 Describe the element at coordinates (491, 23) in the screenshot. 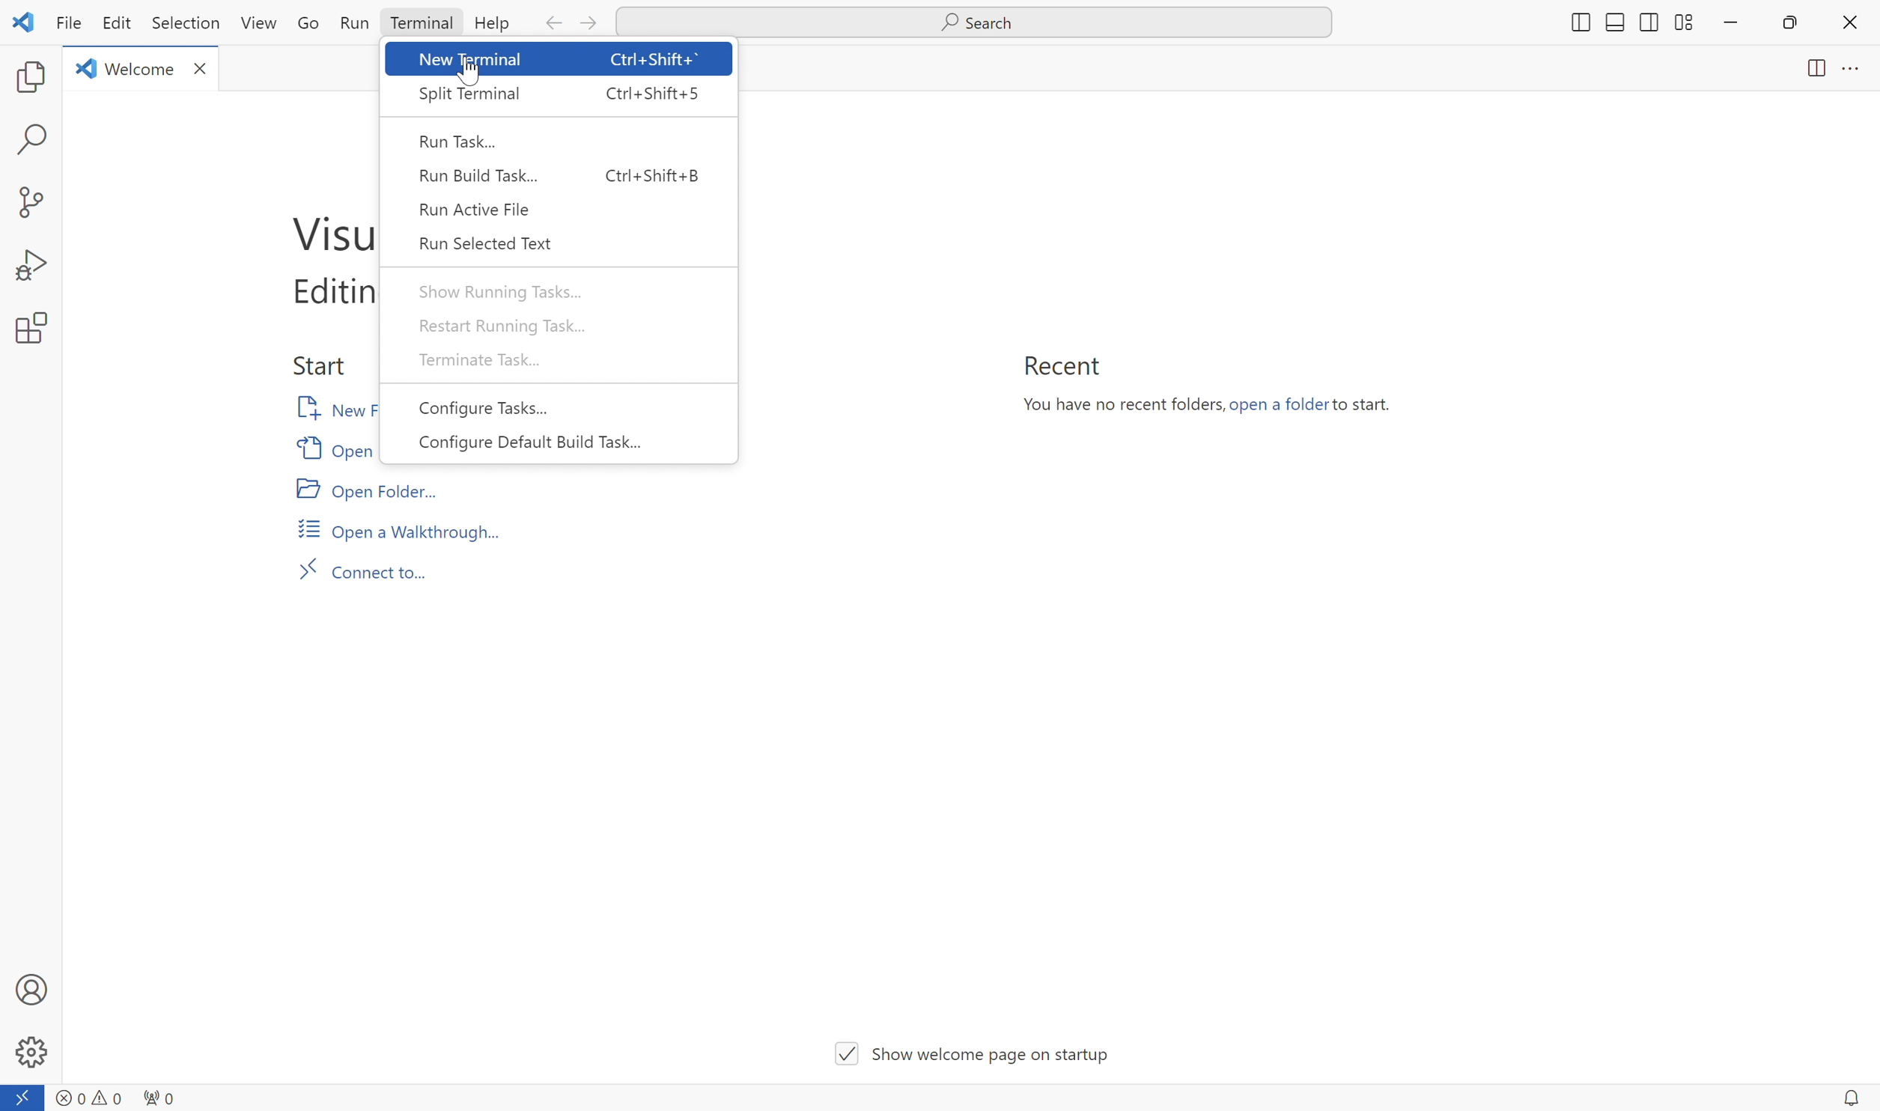

I see `Help` at that location.